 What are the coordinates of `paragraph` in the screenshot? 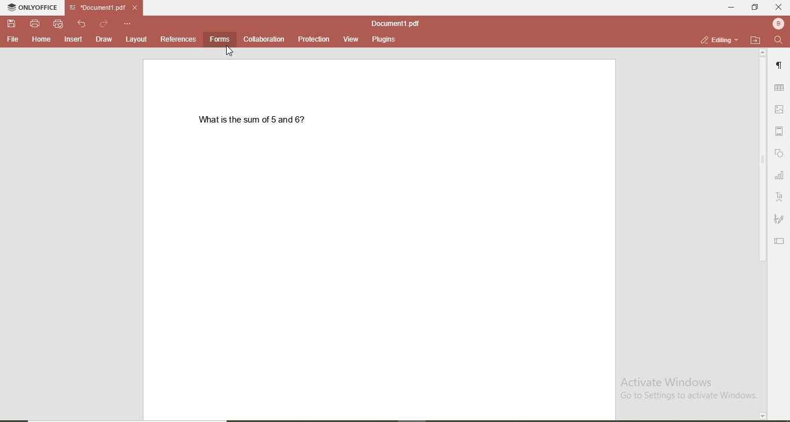 It's located at (780, 65).